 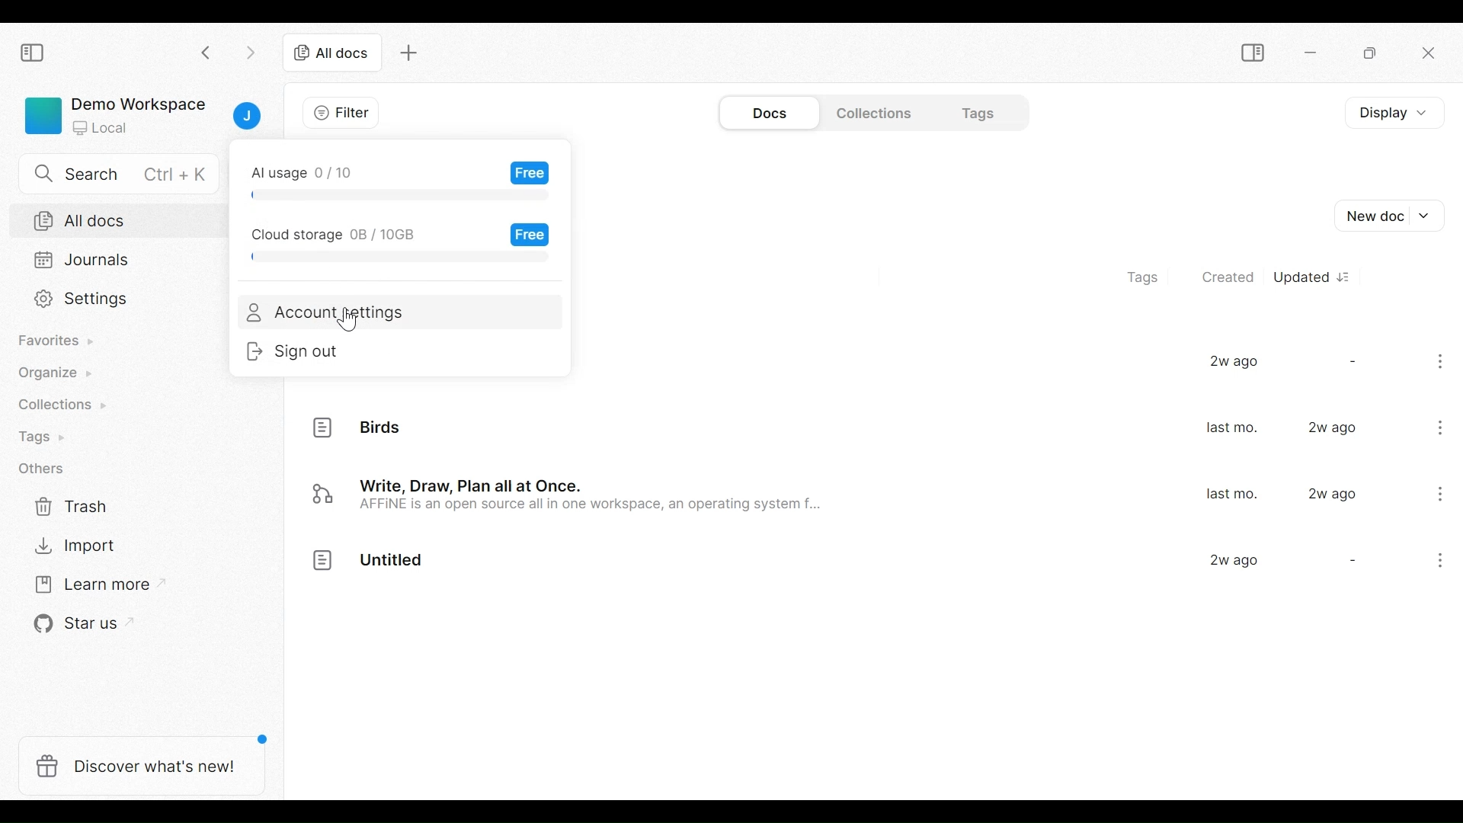 I want to click on Collections, so click(x=59, y=404).